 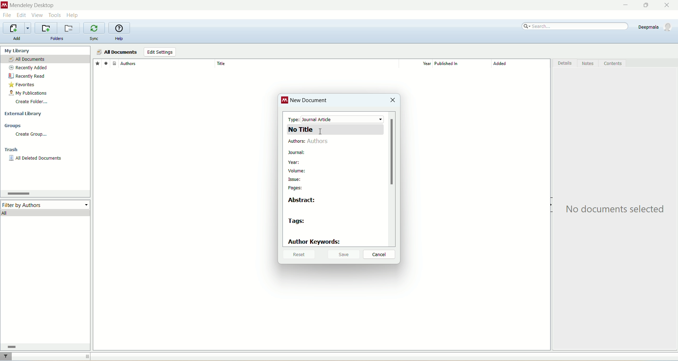 I want to click on authors, so click(x=311, y=142).